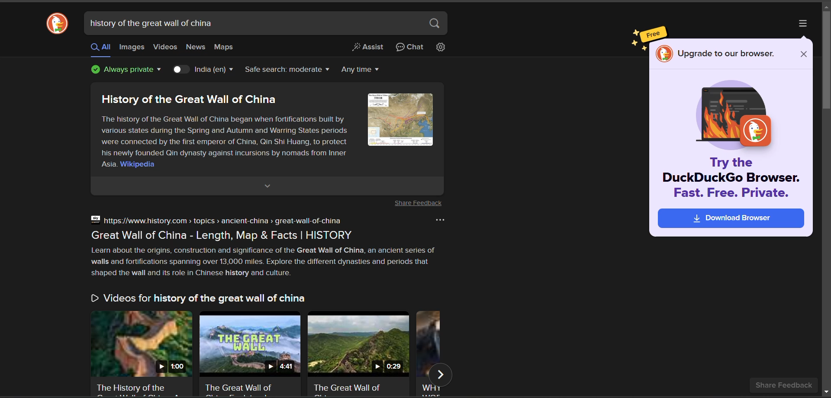 The height and width of the screenshot is (398, 831). I want to click on upgrade to our browser, so click(727, 55).